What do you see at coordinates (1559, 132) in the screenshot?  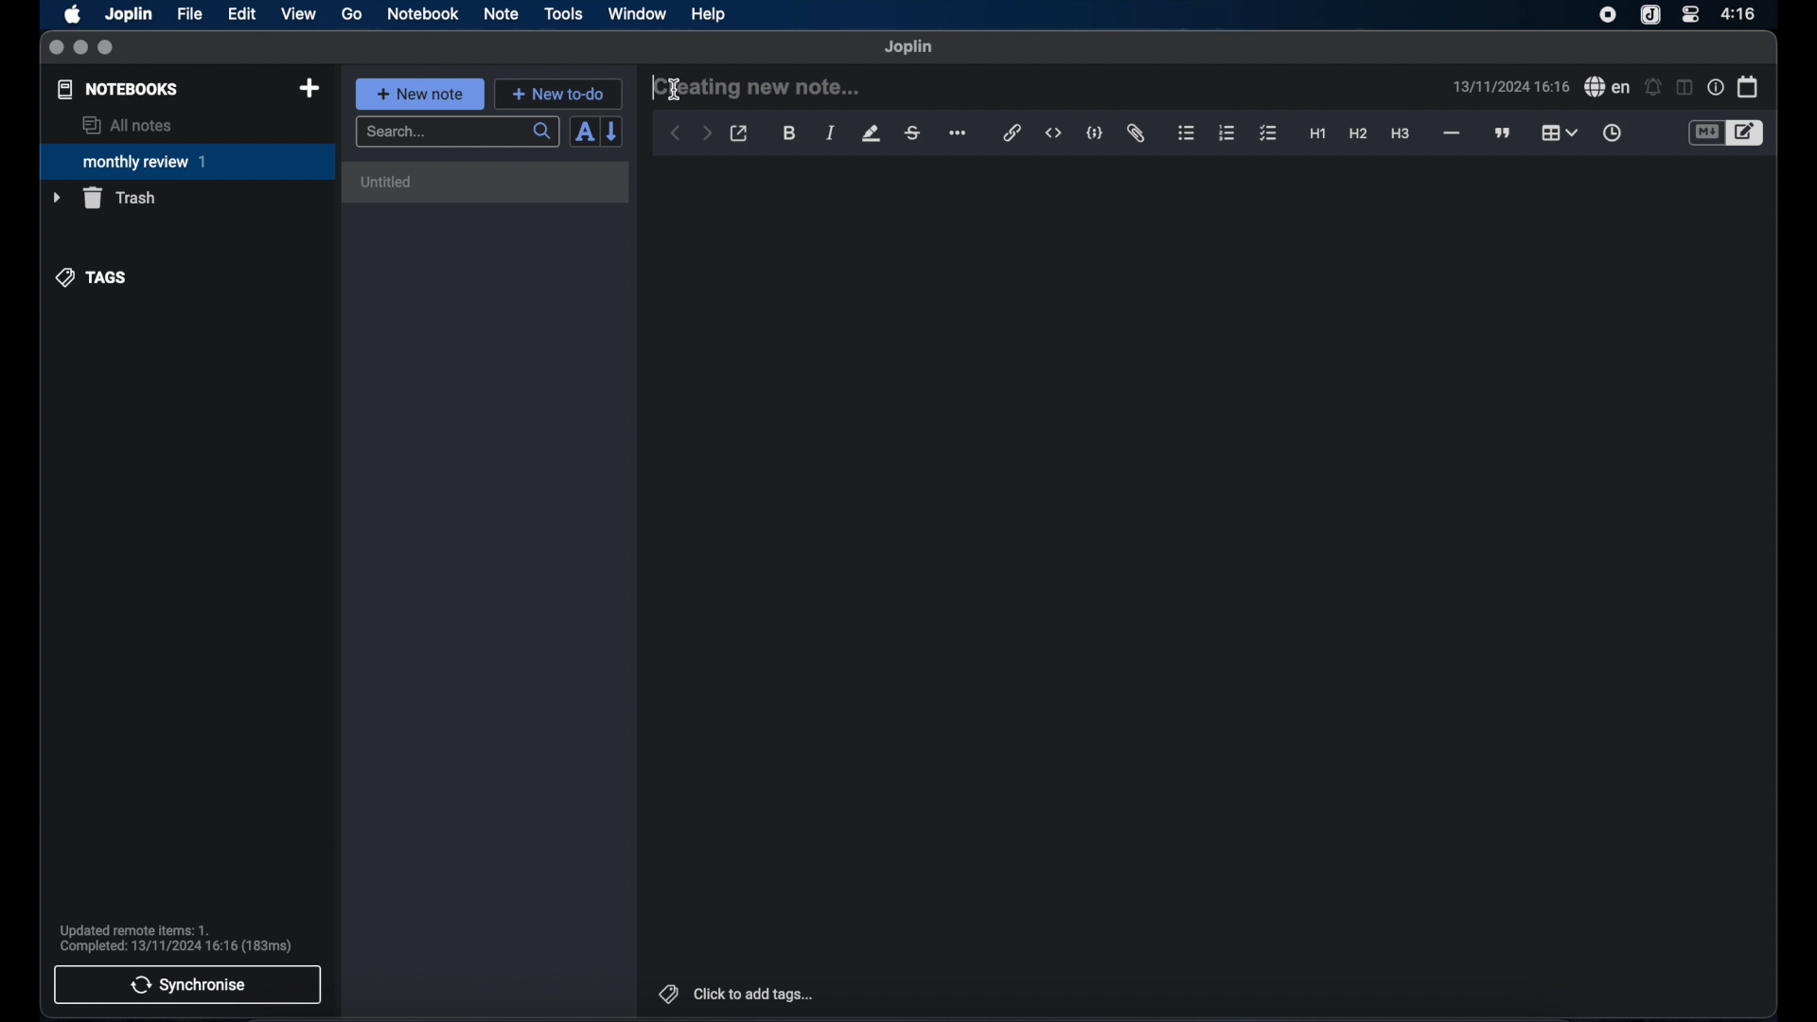 I see `table` at bounding box center [1559, 132].